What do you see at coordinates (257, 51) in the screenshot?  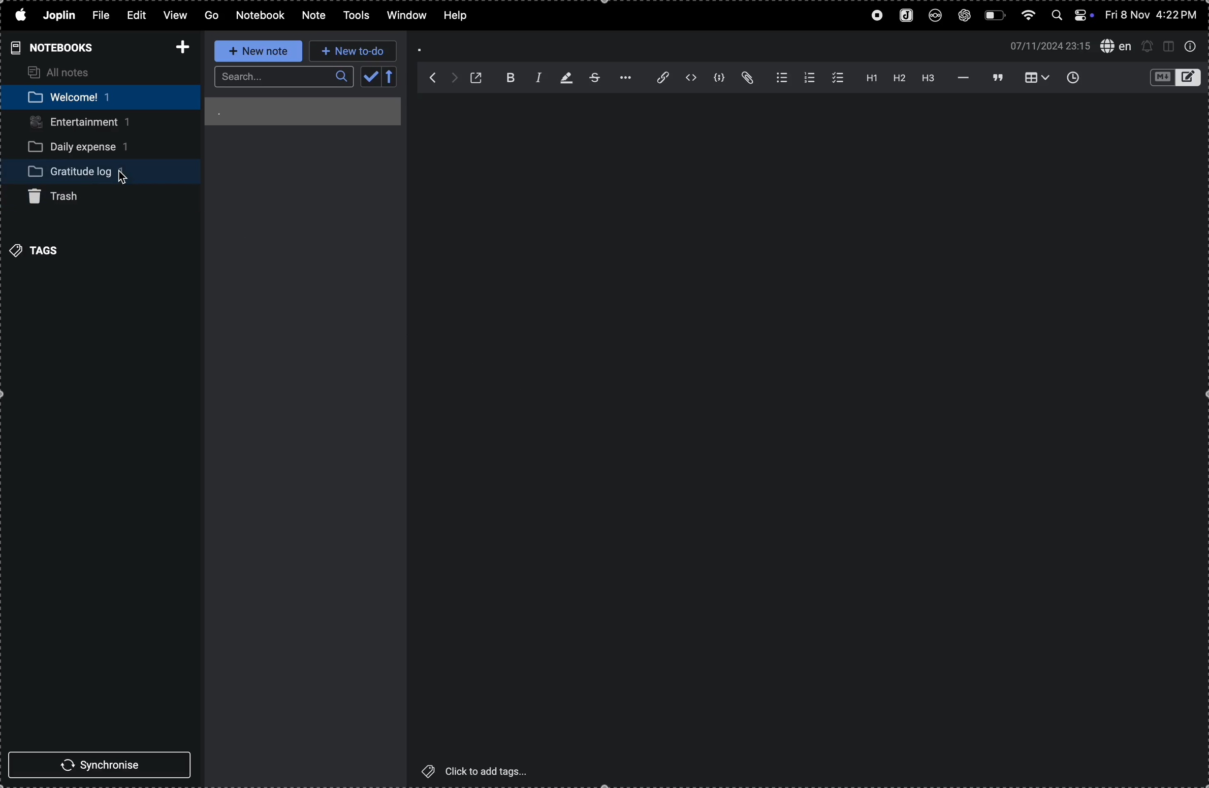 I see `new note` at bounding box center [257, 51].